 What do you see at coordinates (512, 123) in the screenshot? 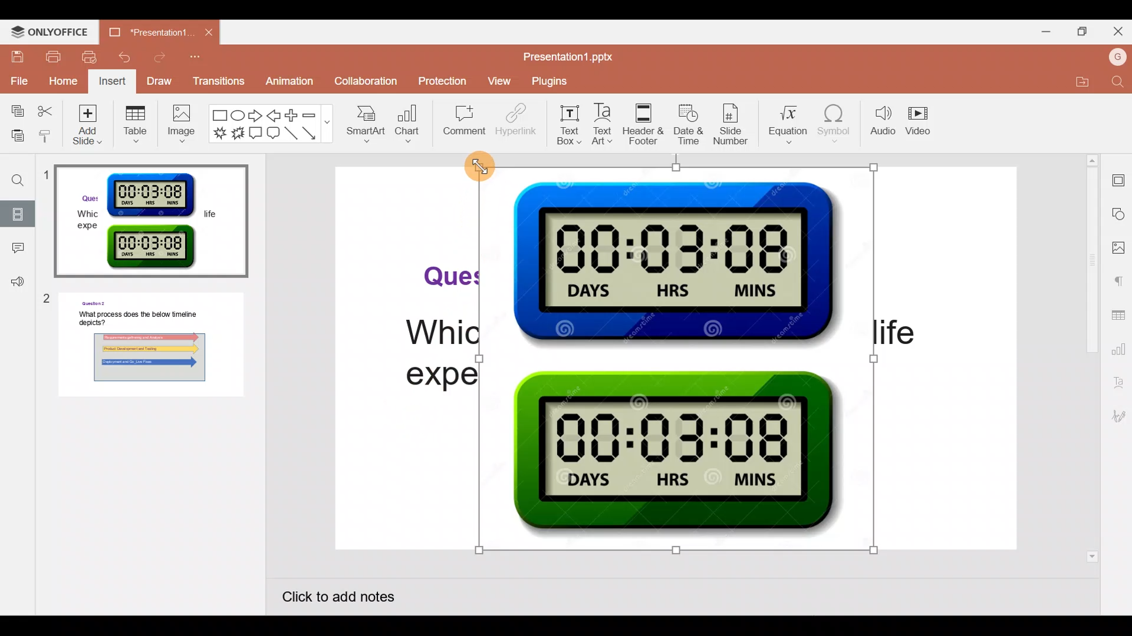
I see `Hyperlink` at bounding box center [512, 123].